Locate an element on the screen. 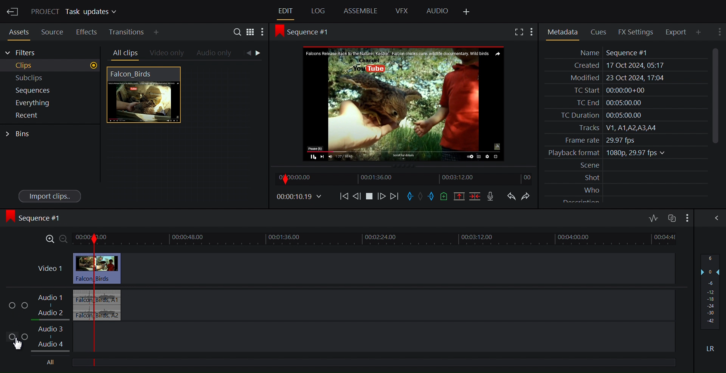  Solo this track is located at coordinates (25, 337).